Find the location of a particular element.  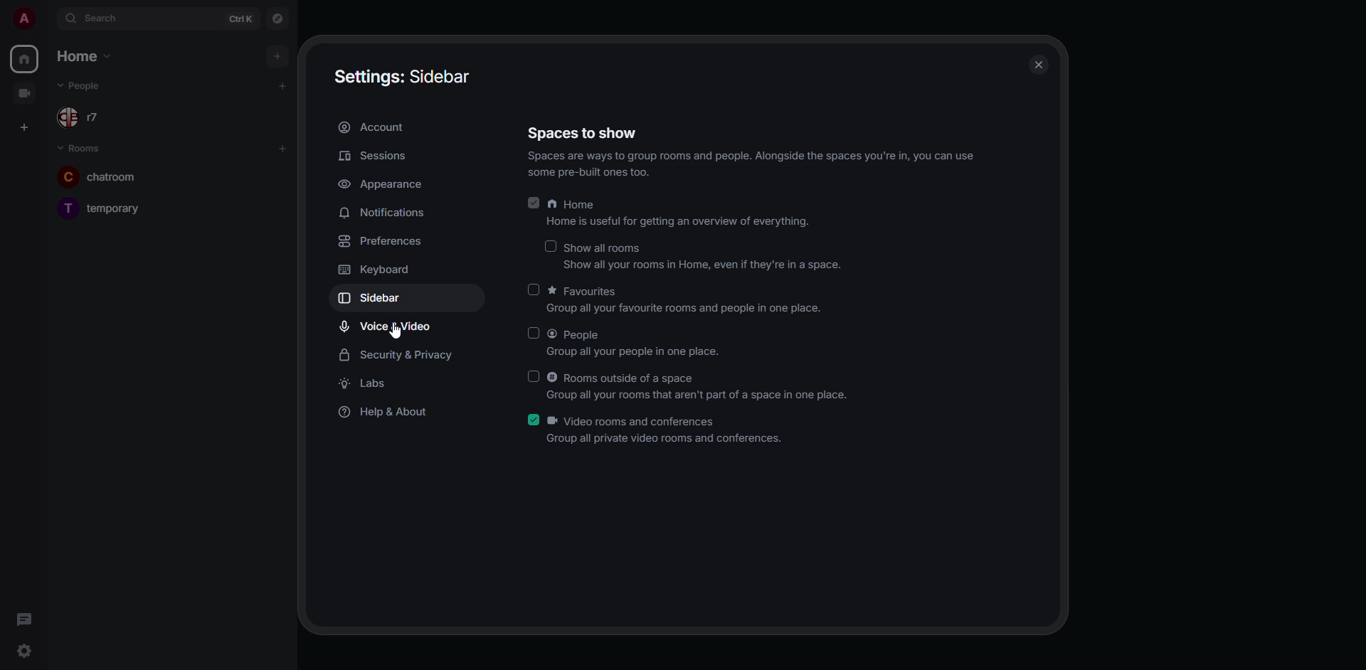

ctrl K is located at coordinates (240, 18).